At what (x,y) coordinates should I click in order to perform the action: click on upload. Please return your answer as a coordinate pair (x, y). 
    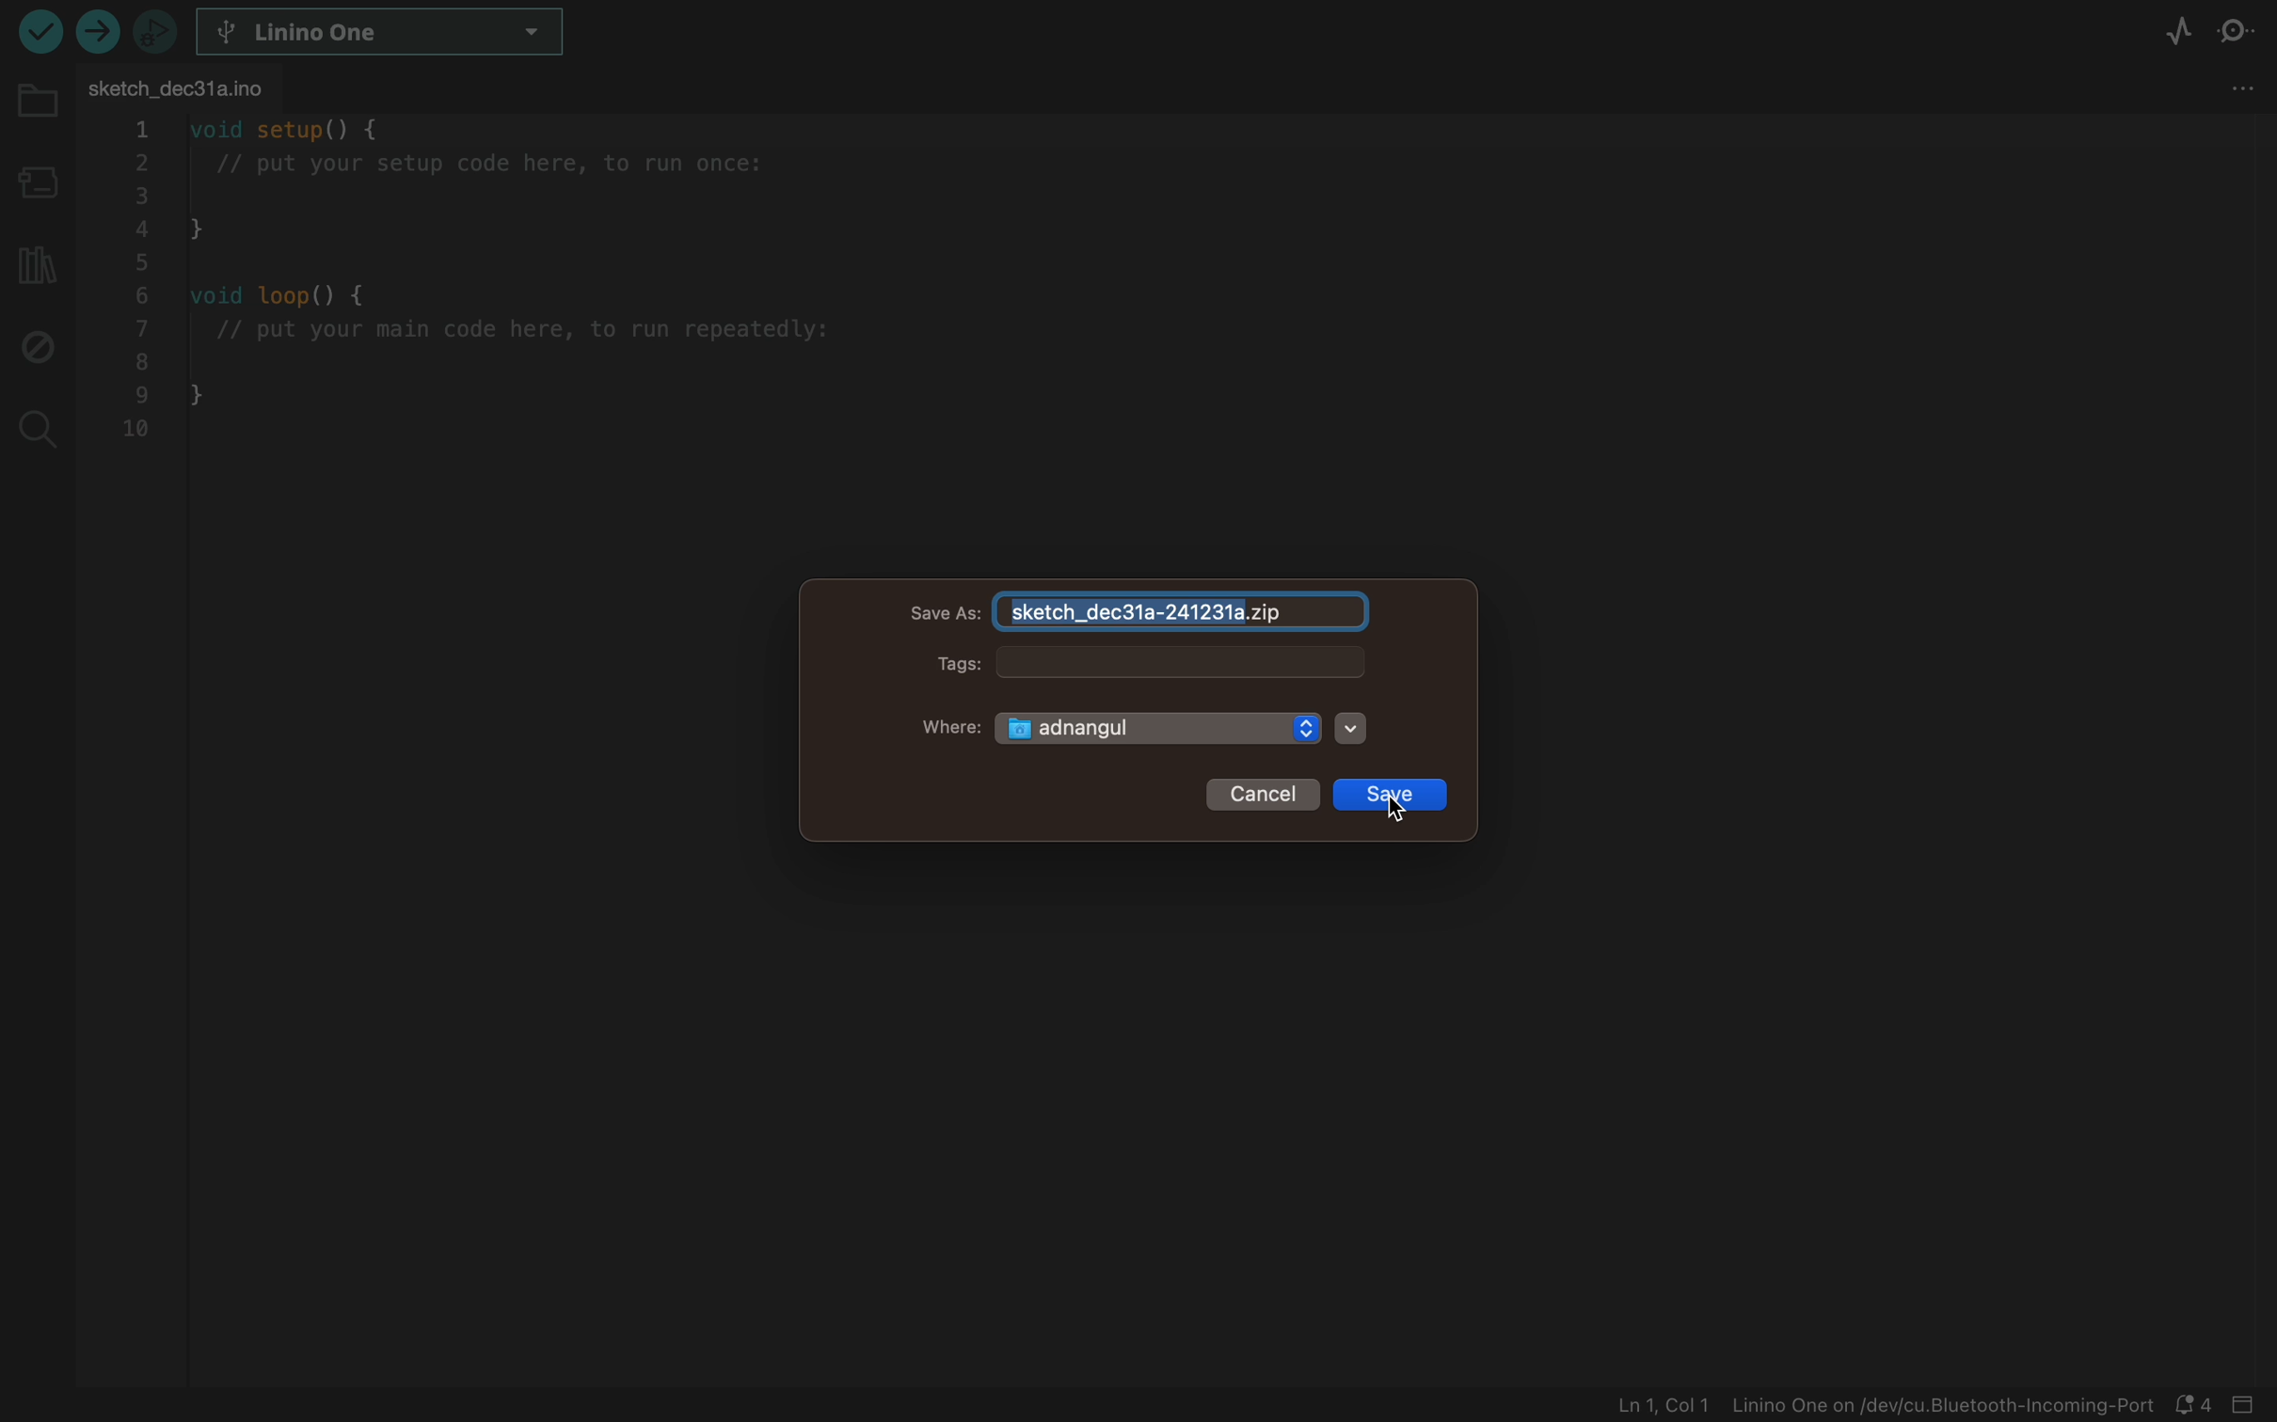
    Looking at the image, I should click on (35, 39).